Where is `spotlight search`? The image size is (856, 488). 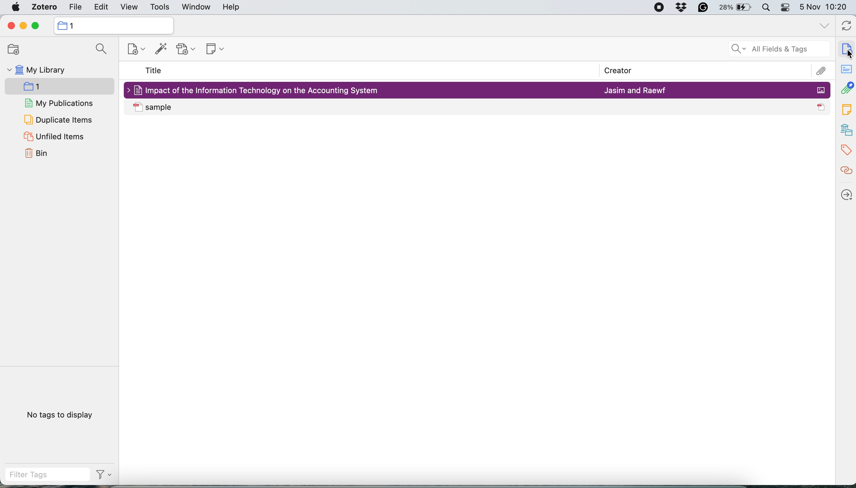
spotlight search is located at coordinates (768, 8).